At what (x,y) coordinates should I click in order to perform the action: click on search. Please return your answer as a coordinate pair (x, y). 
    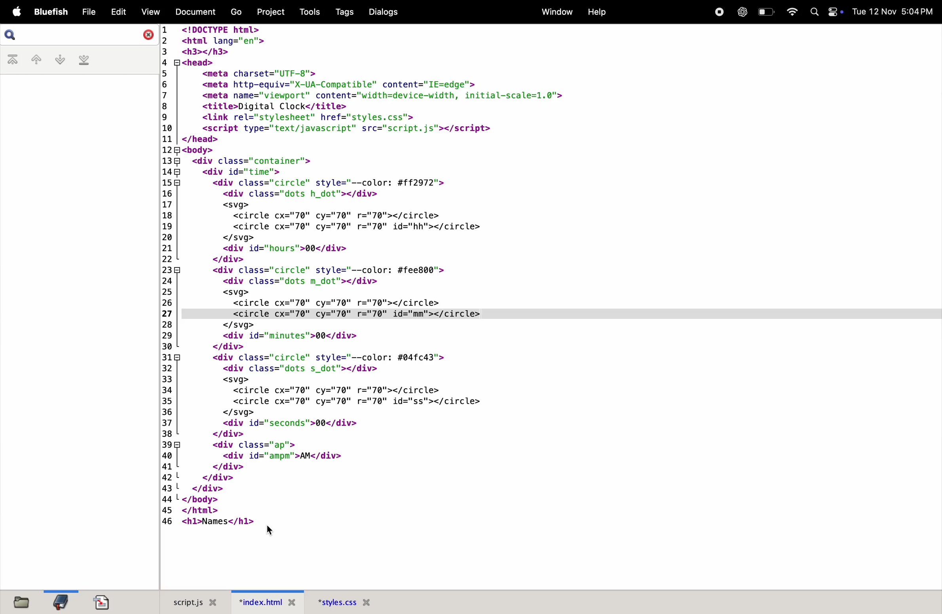
    Looking at the image, I should click on (18, 35).